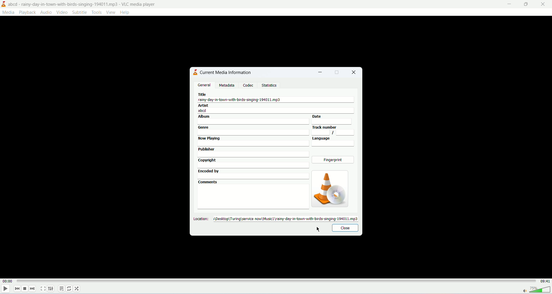 The height and width of the screenshot is (294, 552). What do you see at coordinates (194, 72) in the screenshot?
I see `logo` at bounding box center [194, 72].